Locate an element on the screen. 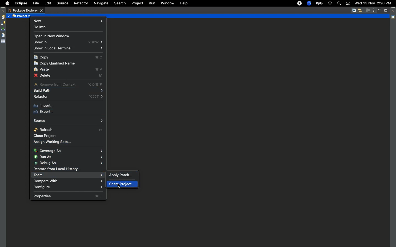 The image size is (396, 247). Wed 13 Nov 2:28 PM is located at coordinates (373, 3).